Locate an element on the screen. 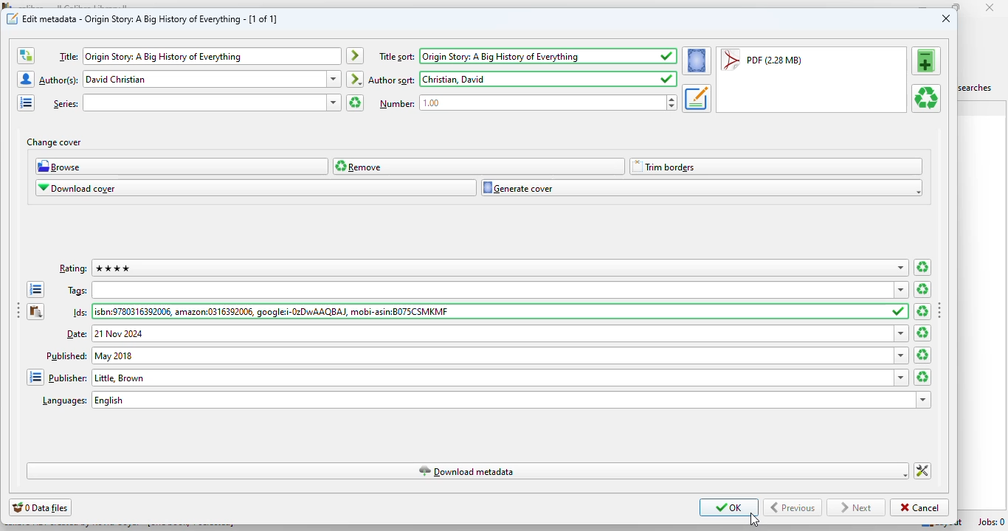 Image resolution: width=1008 pixels, height=531 pixels. generate cover is located at coordinates (702, 187).